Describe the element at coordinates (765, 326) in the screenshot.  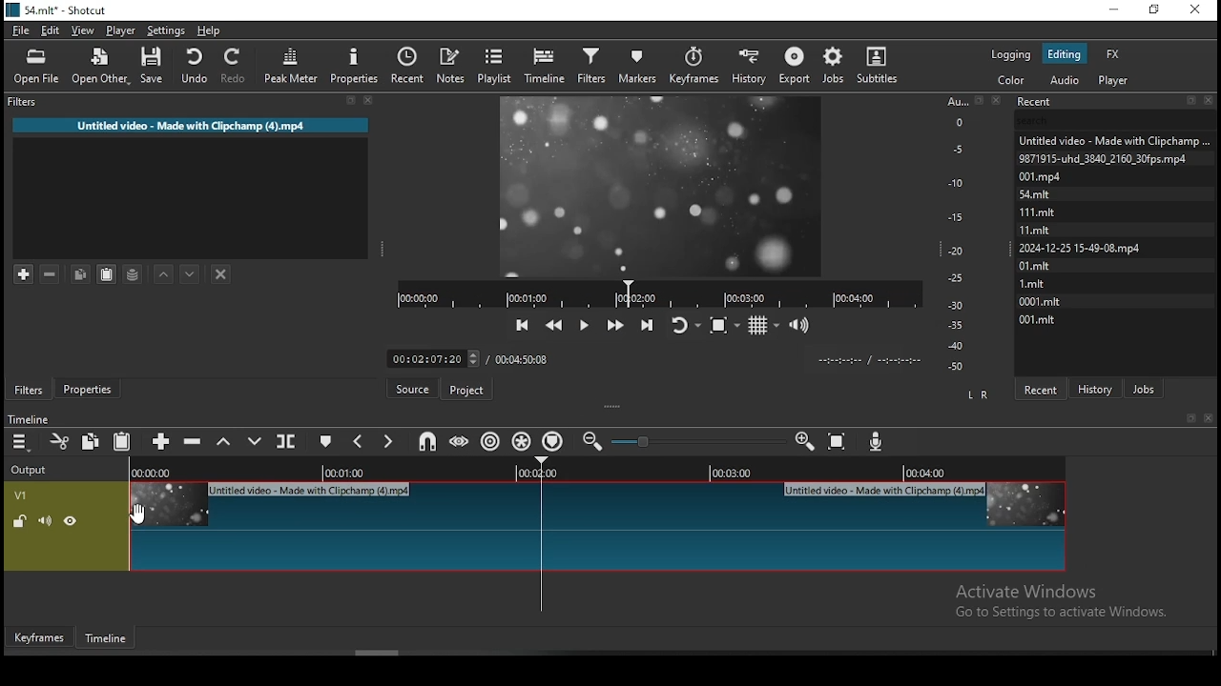
I see `toggle grid display on the player` at that location.